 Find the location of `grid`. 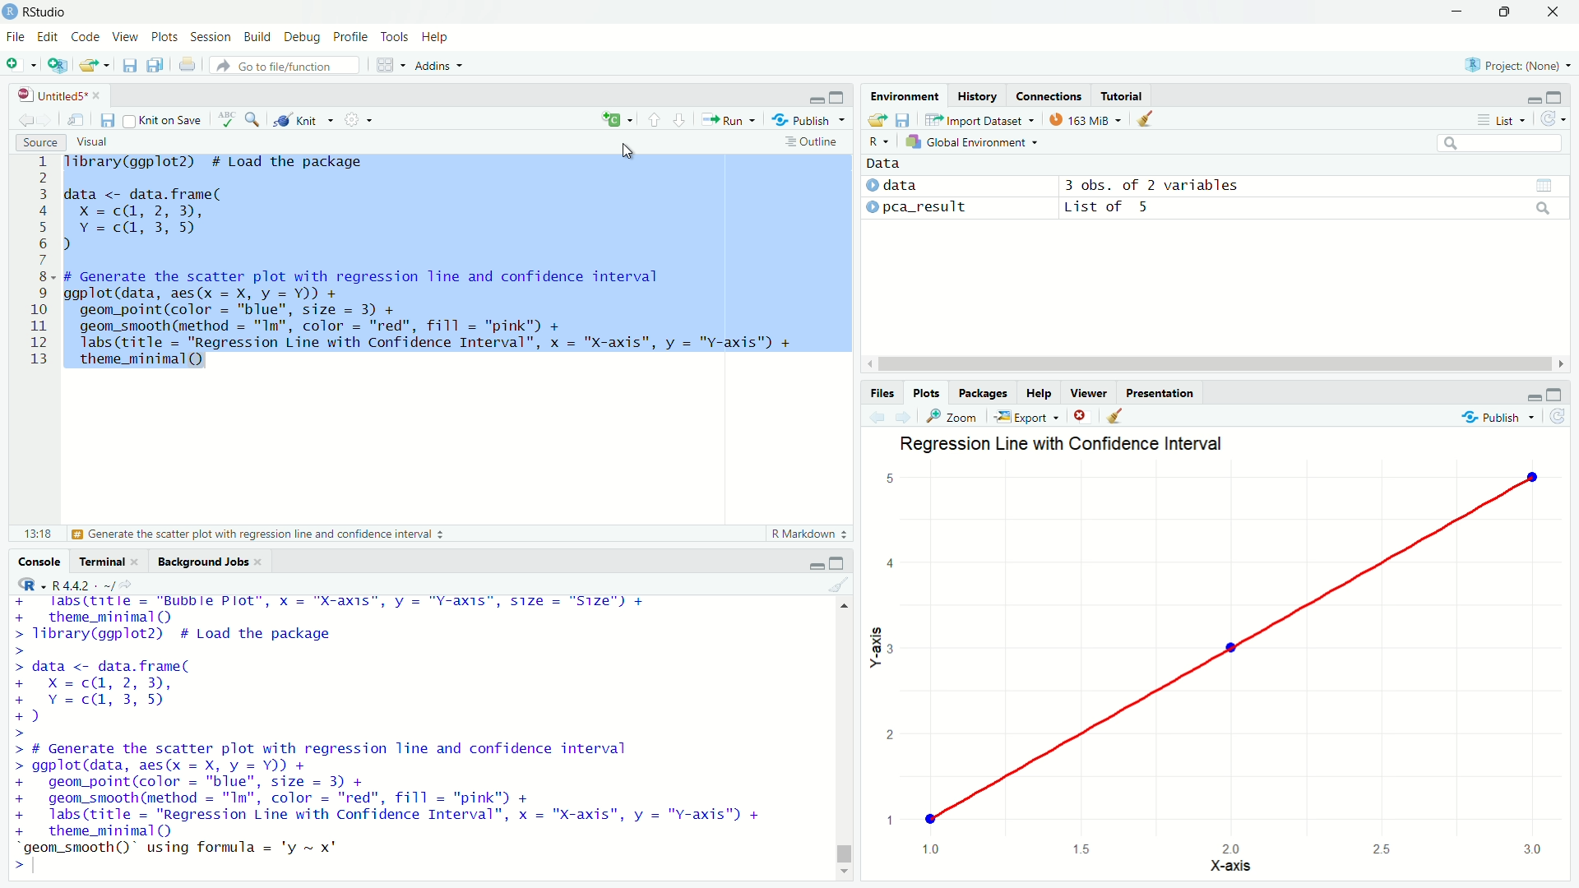

grid is located at coordinates (1544, 185).